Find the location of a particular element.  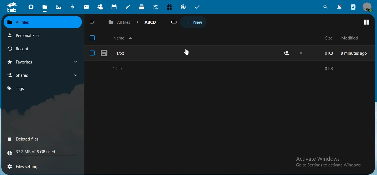

name is located at coordinates (123, 38).